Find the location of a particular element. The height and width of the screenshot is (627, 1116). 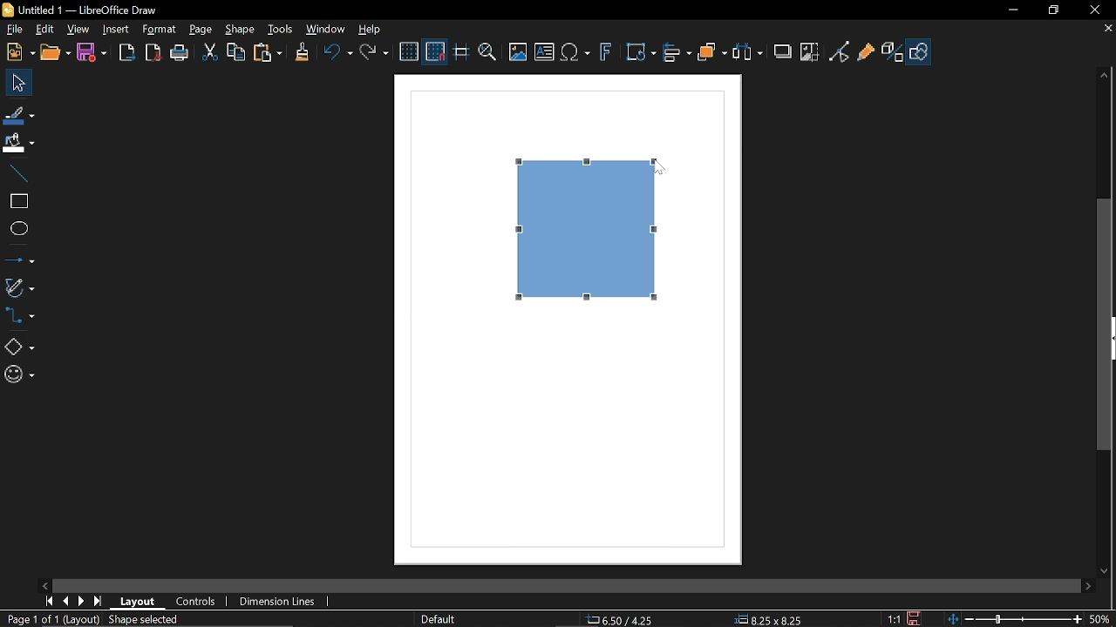

Minimize is located at coordinates (1011, 10).